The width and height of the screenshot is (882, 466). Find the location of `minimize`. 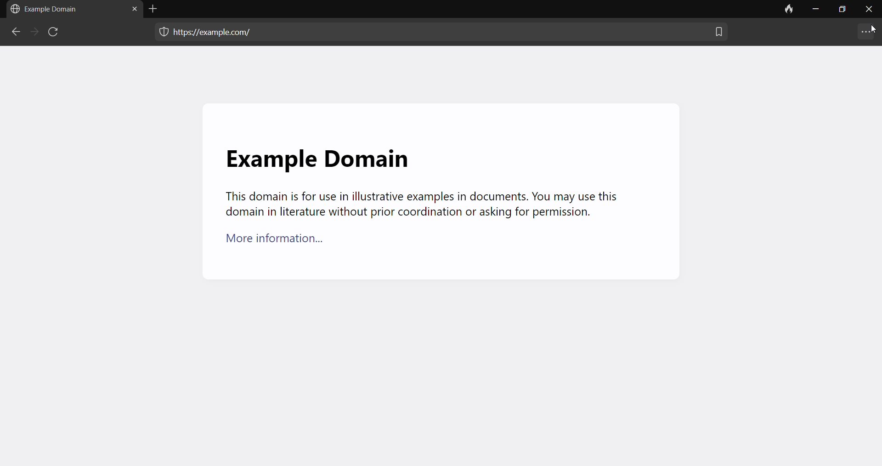

minimize is located at coordinates (815, 11).